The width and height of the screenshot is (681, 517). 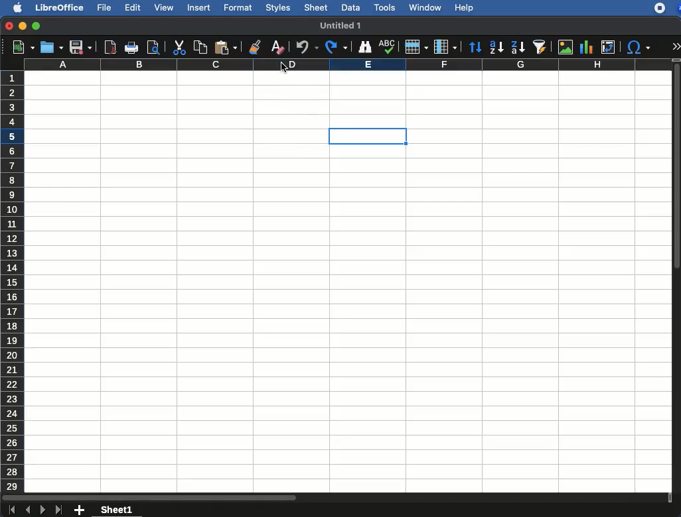 I want to click on sheet1, so click(x=117, y=510).